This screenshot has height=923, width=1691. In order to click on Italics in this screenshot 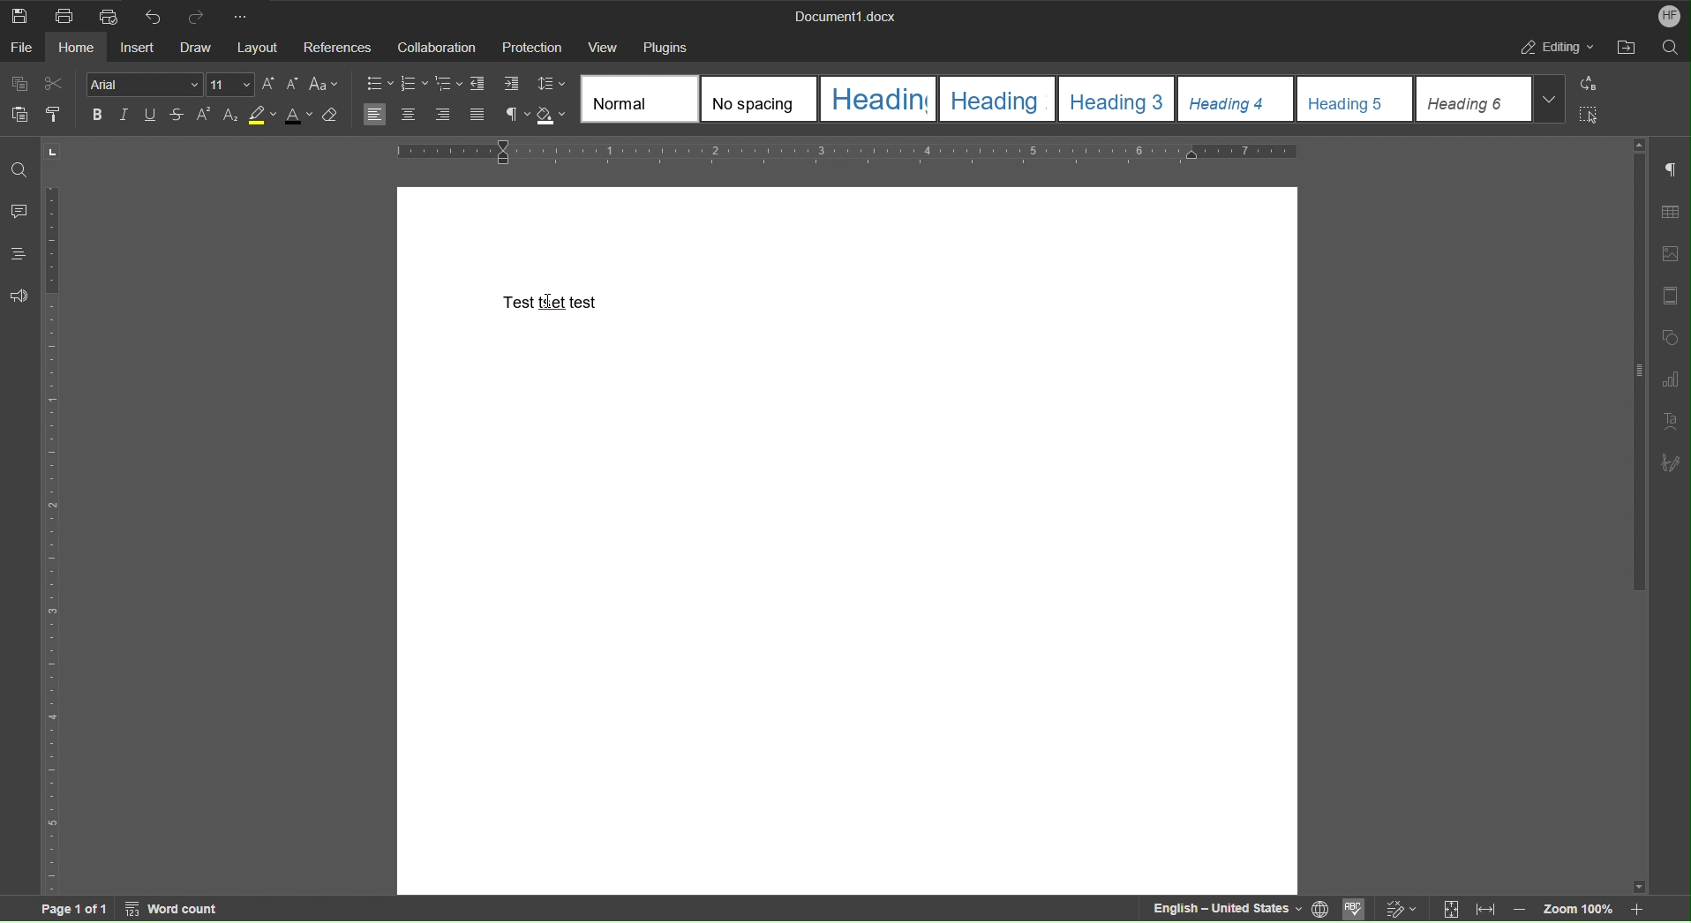, I will do `click(125, 116)`.